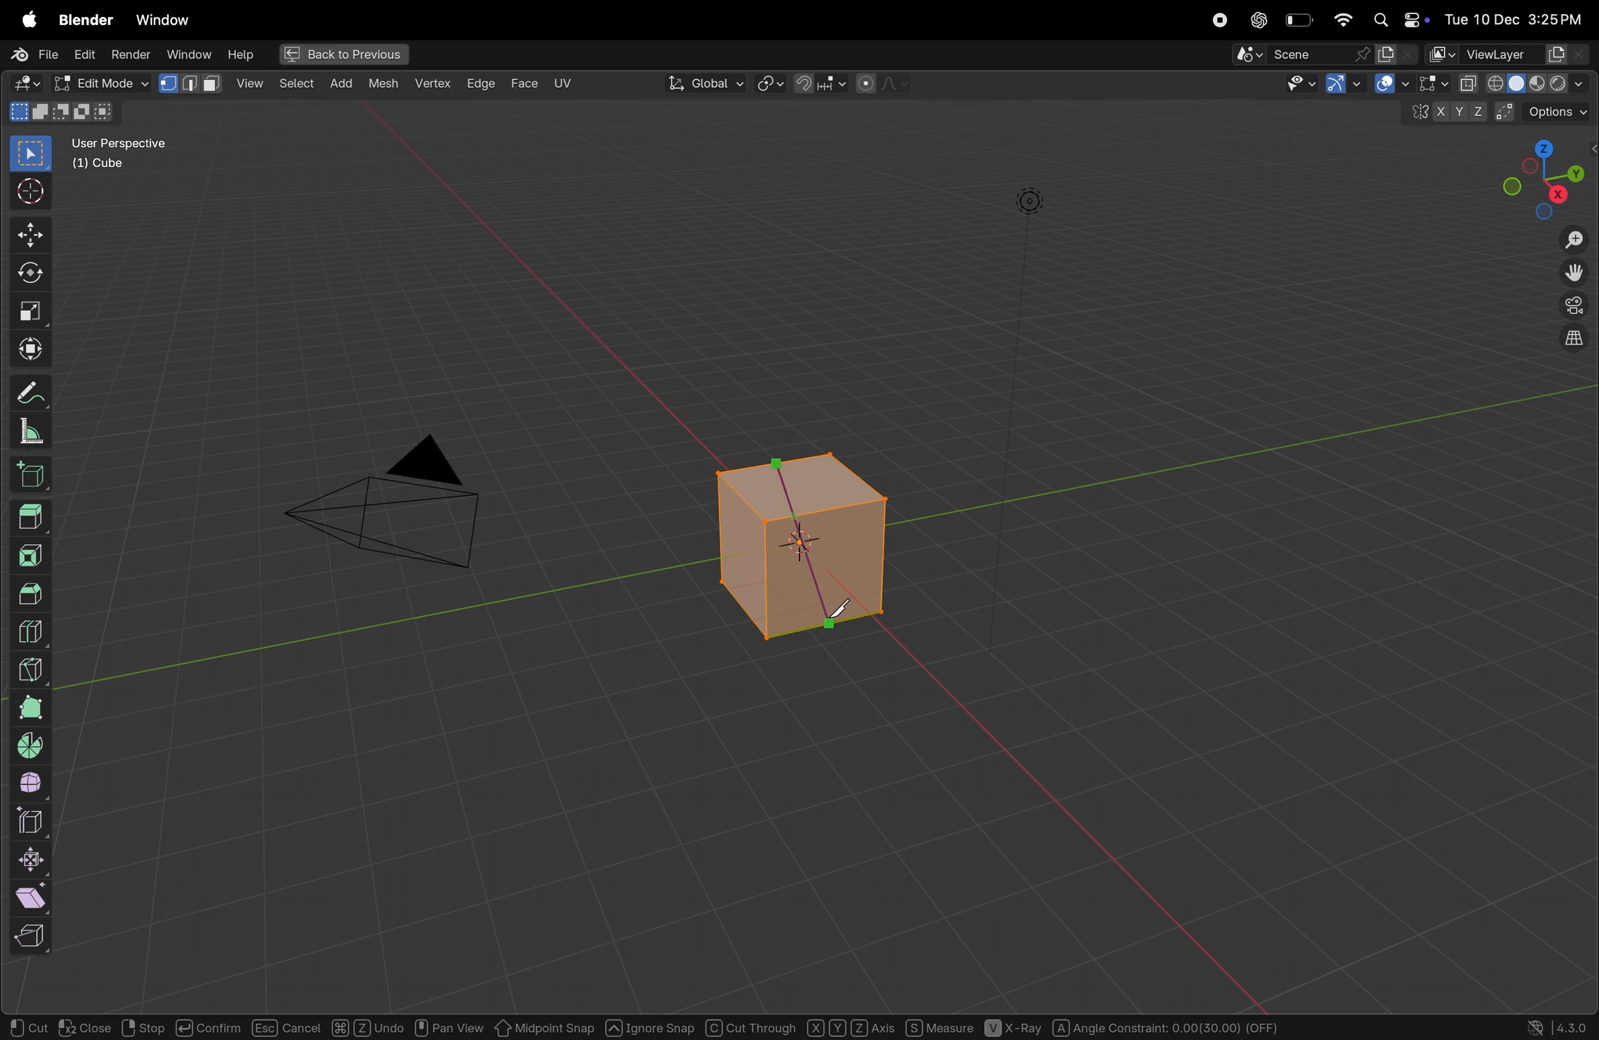 The height and width of the screenshot is (1040, 1599). Describe the element at coordinates (449, 1026) in the screenshot. I see `Pan View` at that location.